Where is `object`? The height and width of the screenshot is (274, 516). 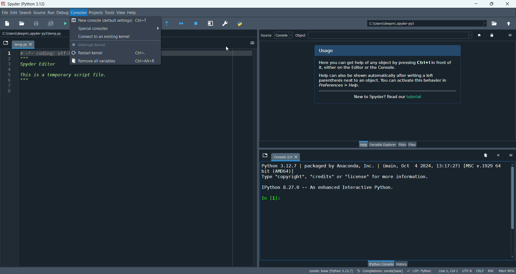 object is located at coordinates (301, 35).